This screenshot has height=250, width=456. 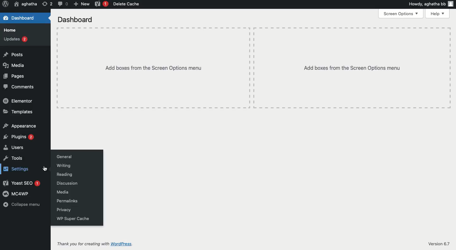 What do you see at coordinates (44, 169) in the screenshot?
I see `Cursor` at bounding box center [44, 169].